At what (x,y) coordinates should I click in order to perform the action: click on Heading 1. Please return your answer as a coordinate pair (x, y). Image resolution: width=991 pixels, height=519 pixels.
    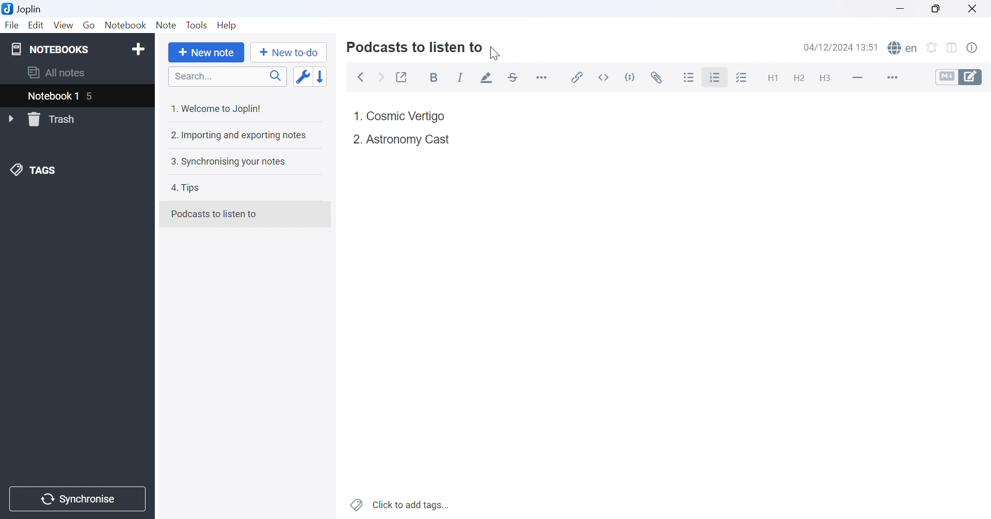
    Looking at the image, I should click on (770, 76).